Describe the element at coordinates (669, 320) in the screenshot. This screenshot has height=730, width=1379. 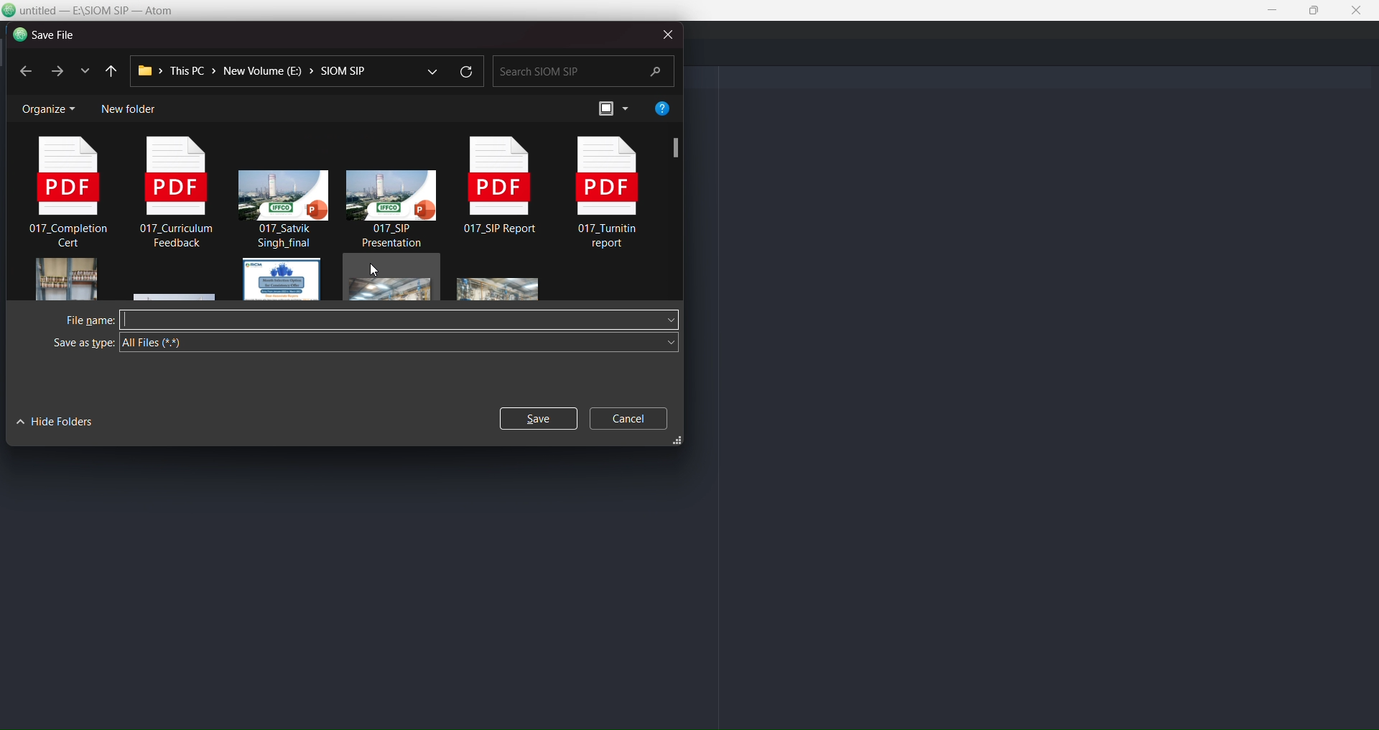
I see `file name dropdown` at that location.